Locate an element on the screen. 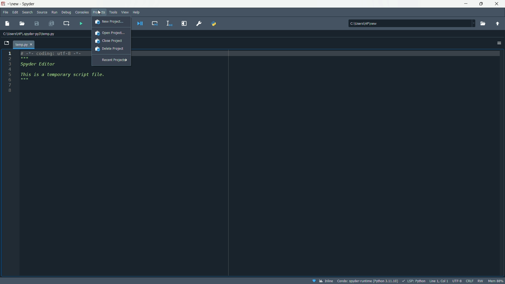 The height and width of the screenshot is (284, 505). Delete project is located at coordinates (109, 49).